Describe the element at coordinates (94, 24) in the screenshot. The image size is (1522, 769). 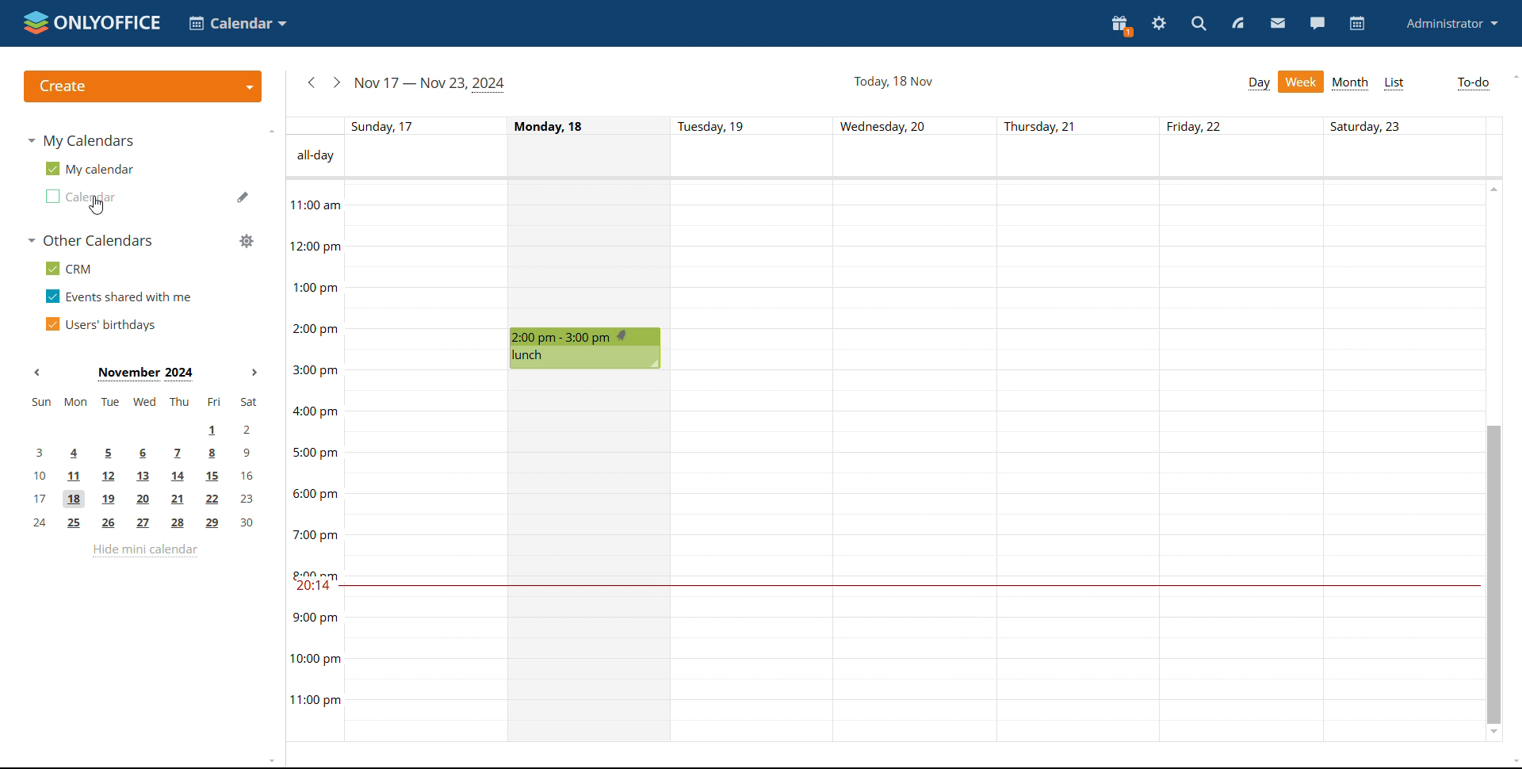
I see `logo` at that location.